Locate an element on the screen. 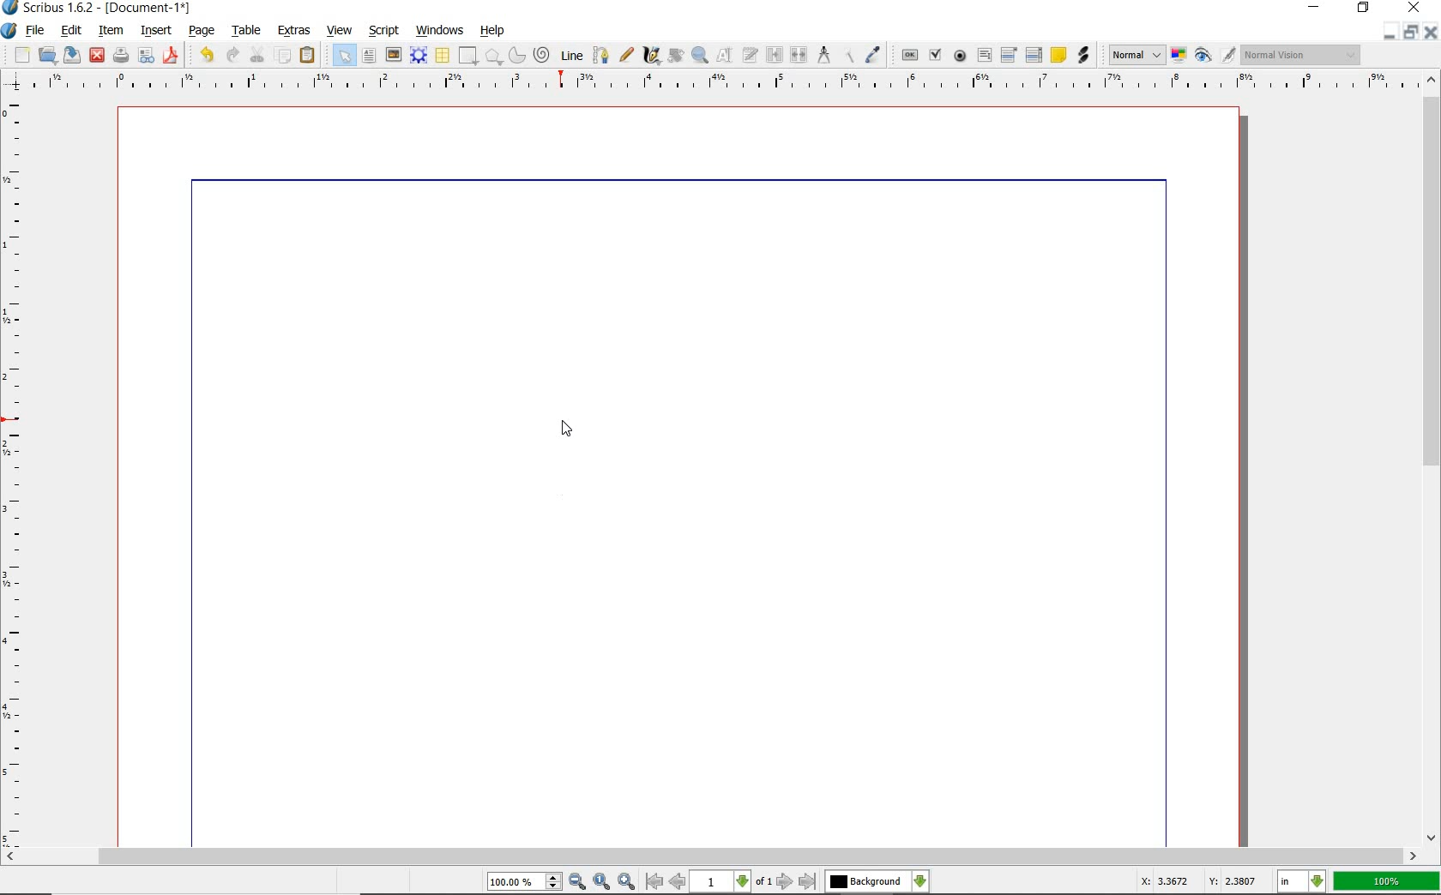  pdf list box is located at coordinates (1034, 57).